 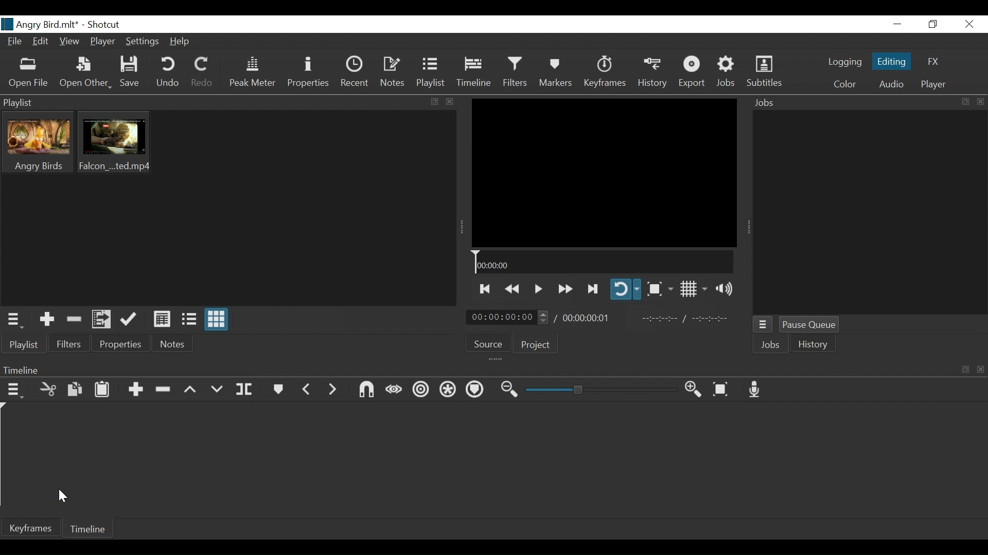 What do you see at coordinates (966, 102) in the screenshot?
I see `expand` at bounding box center [966, 102].